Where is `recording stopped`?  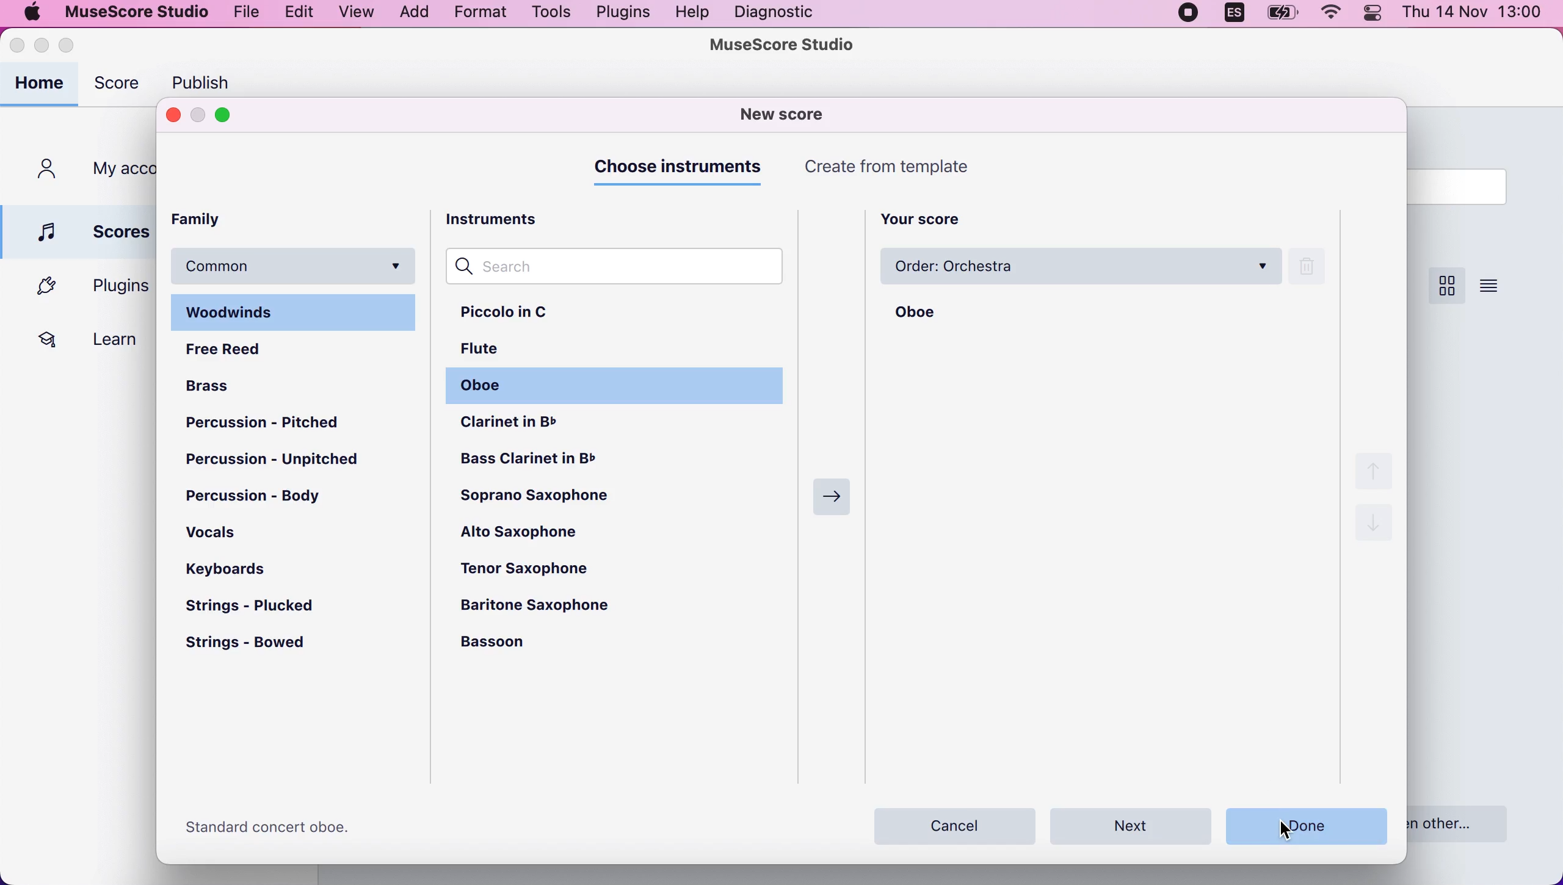 recording stopped is located at coordinates (1189, 16).